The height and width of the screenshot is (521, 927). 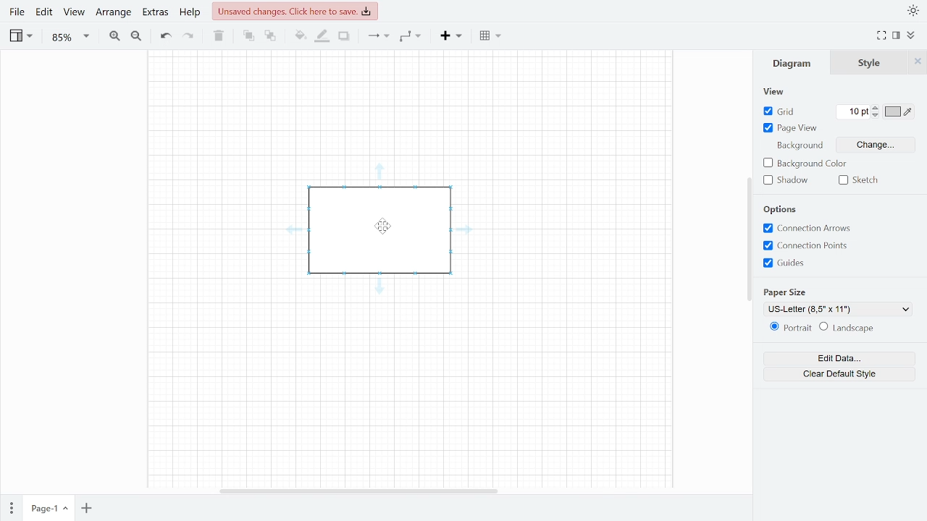 I want to click on Grid, so click(x=782, y=111).